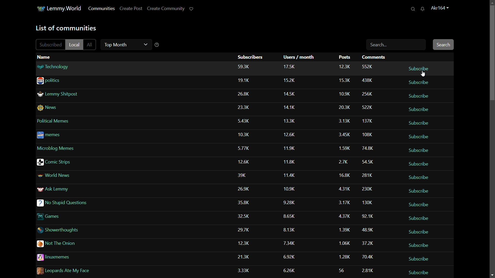  Describe the element at coordinates (244, 269) in the screenshot. I see `subscribers` at that location.